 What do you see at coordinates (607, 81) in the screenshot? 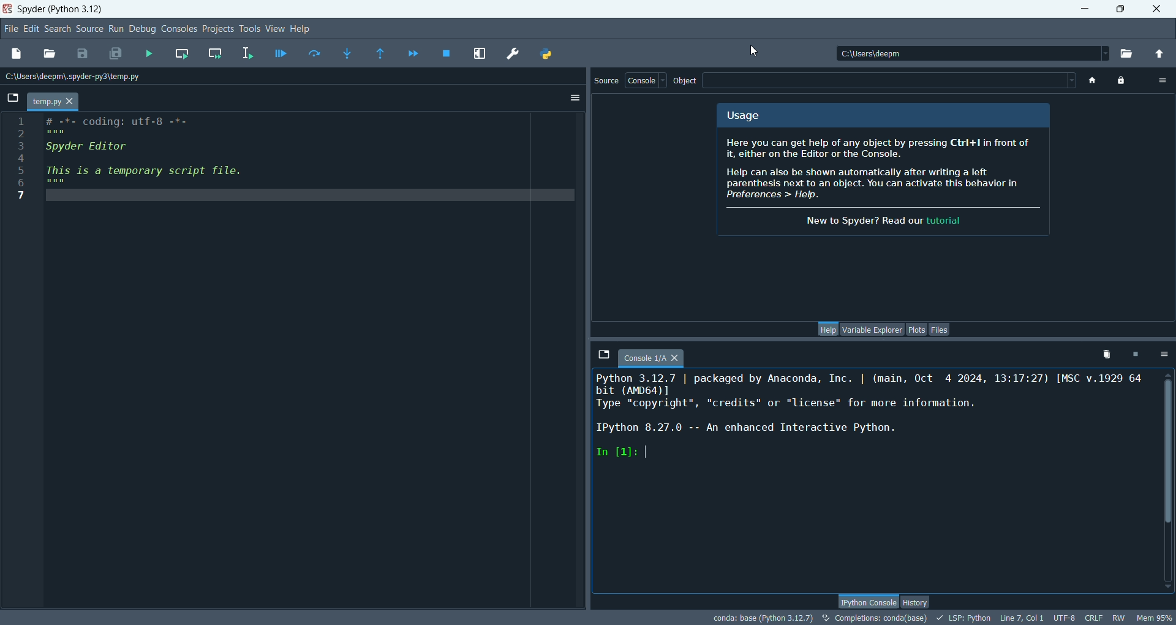
I see `source` at bounding box center [607, 81].